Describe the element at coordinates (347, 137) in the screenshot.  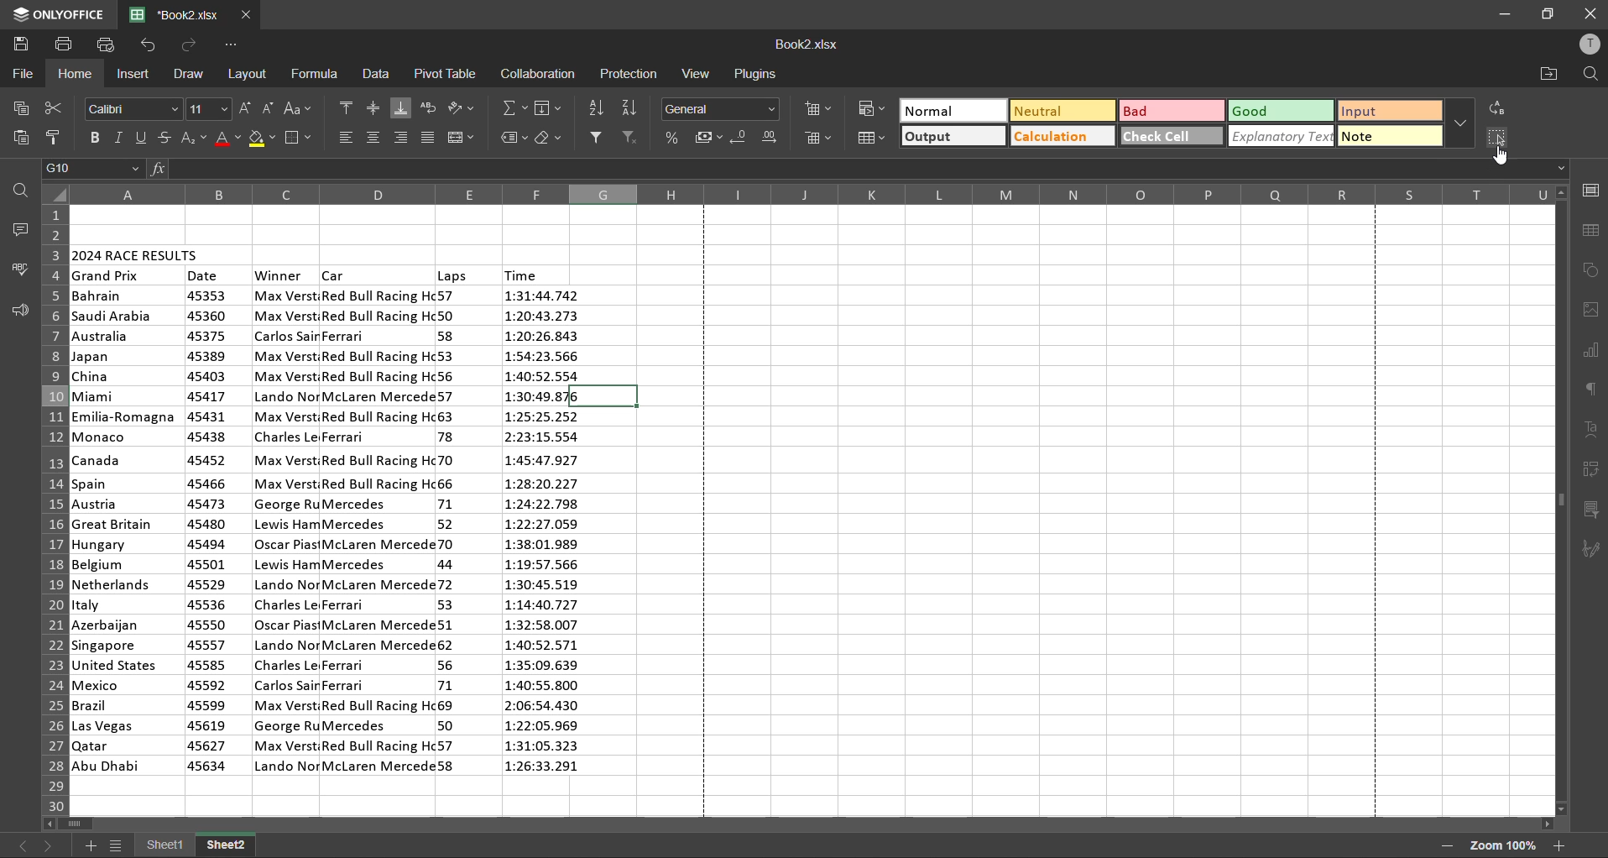
I see `align left` at that location.